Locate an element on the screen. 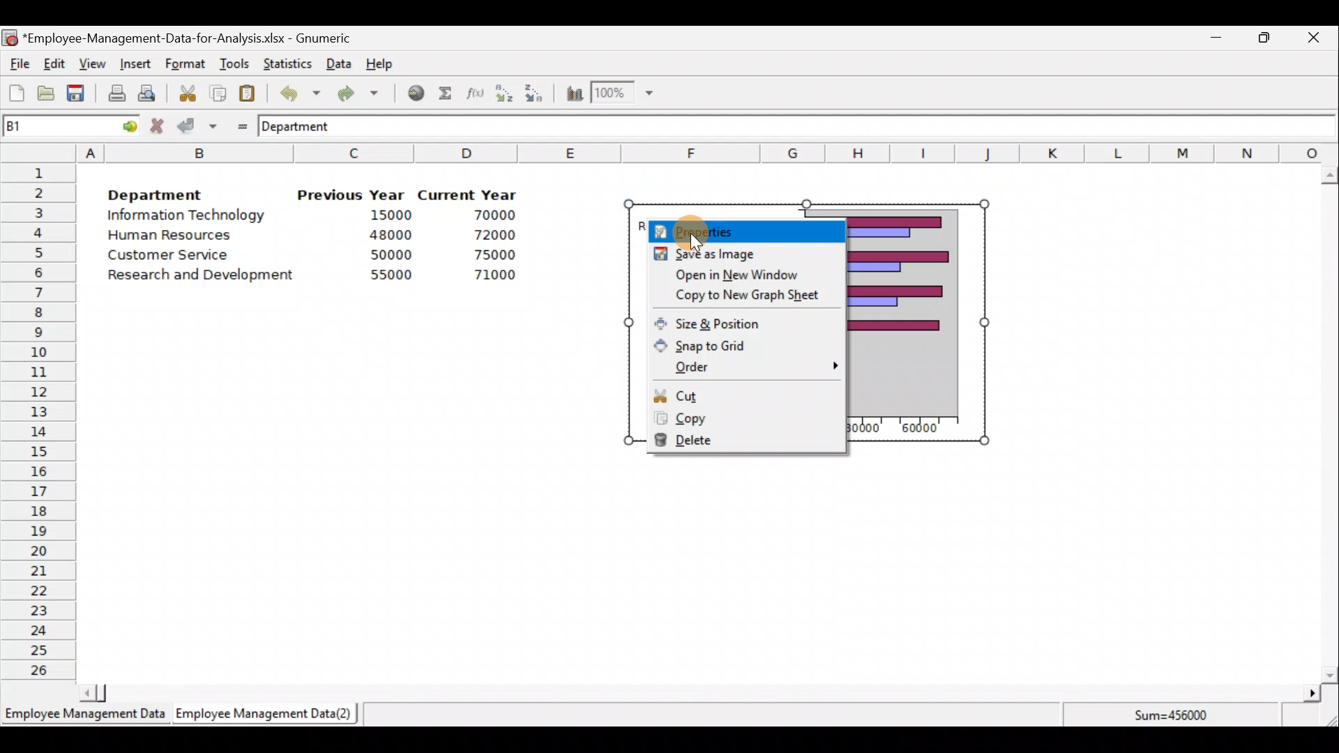 The image size is (1339, 753). Delete is located at coordinates (737, 443).